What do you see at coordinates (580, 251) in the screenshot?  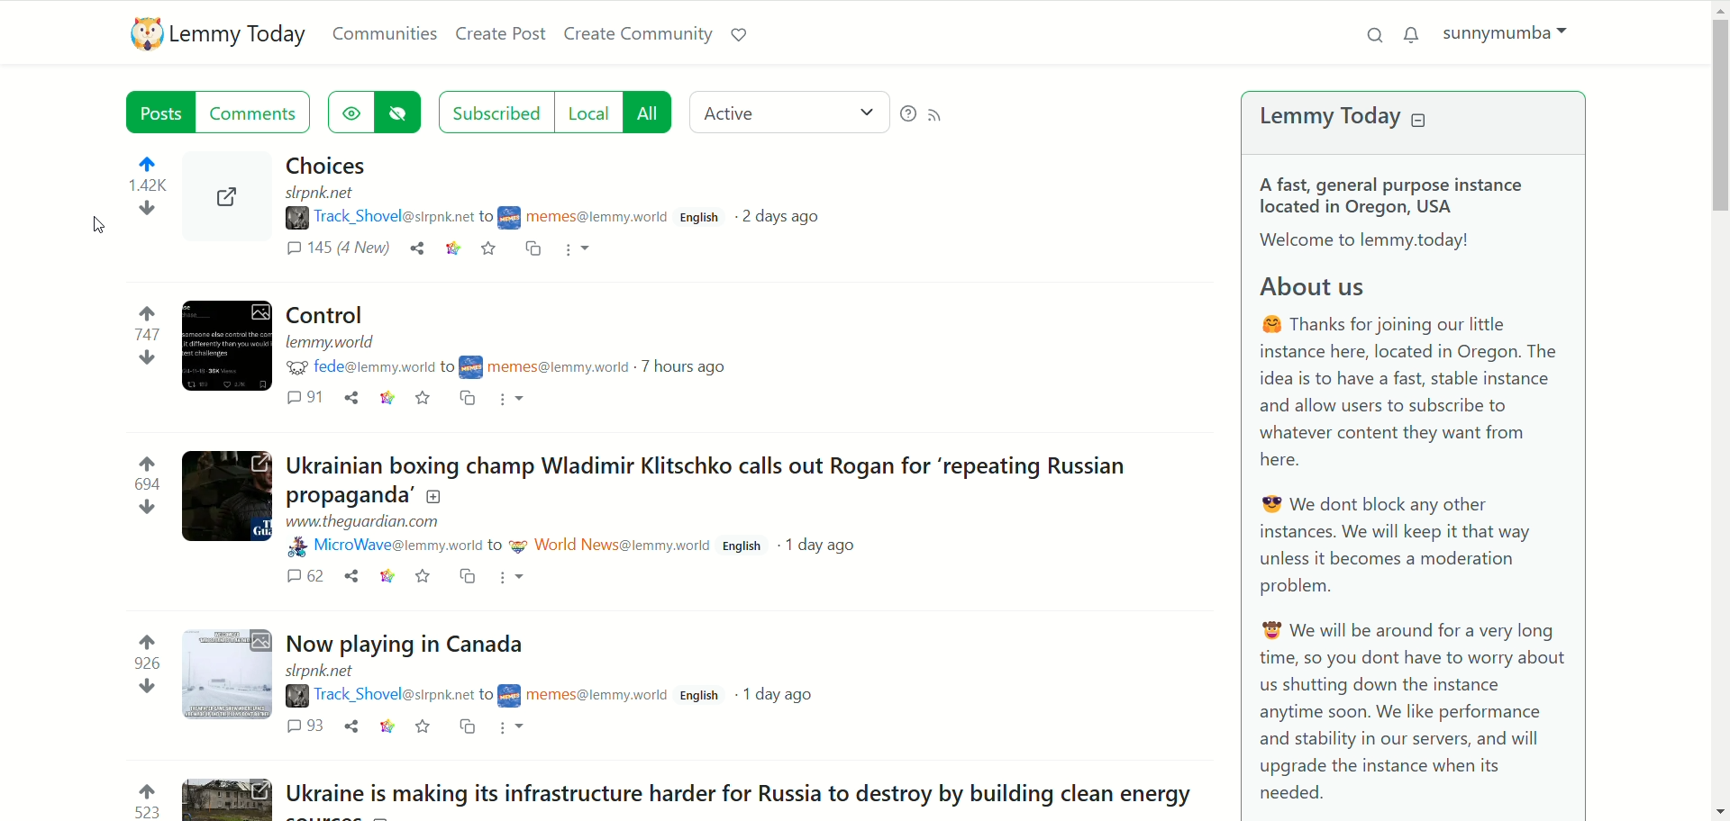 I see `more` at bounding box center [580, 251].